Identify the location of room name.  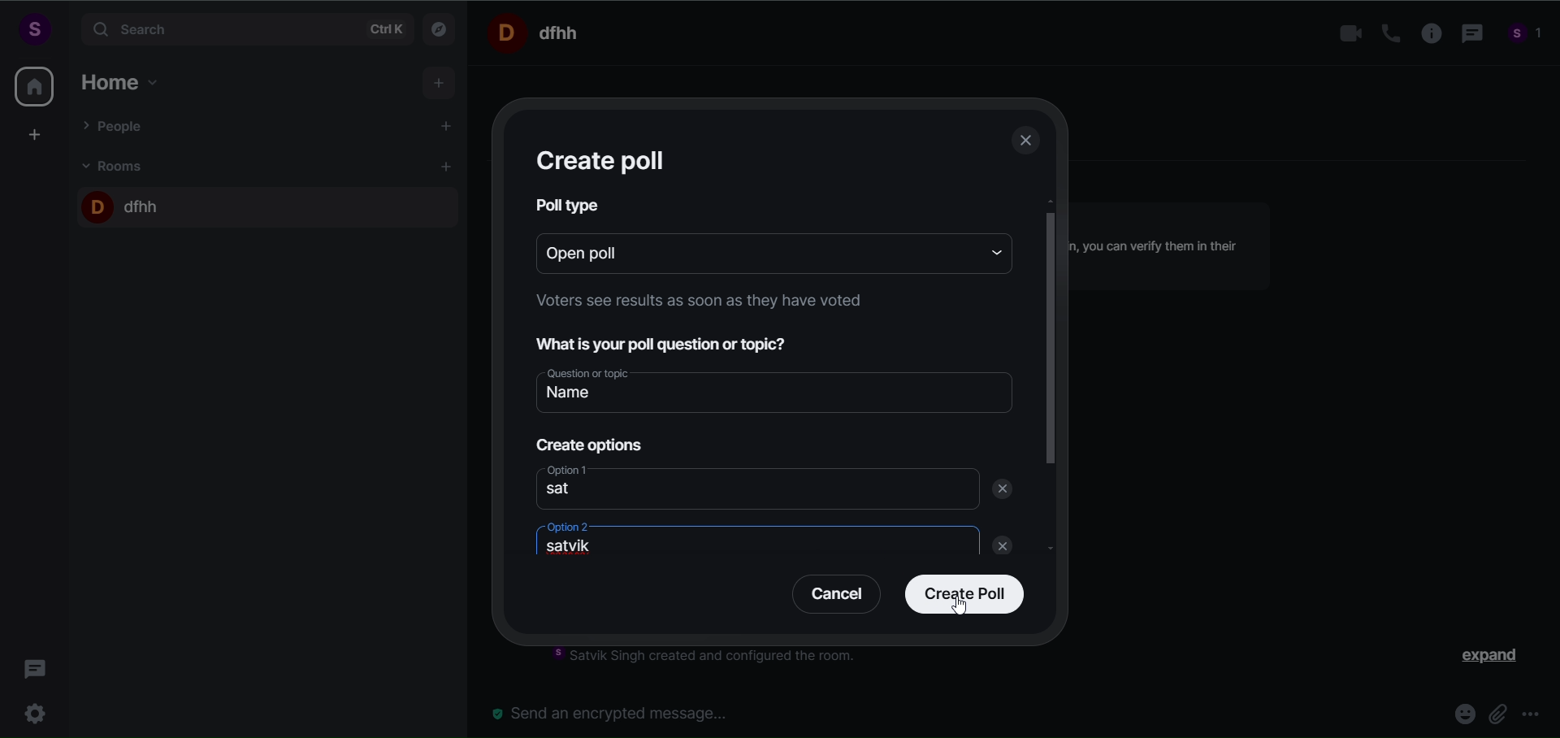
(124, 203).